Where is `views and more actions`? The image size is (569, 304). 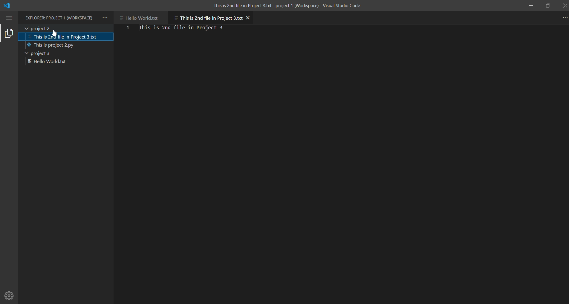 views and more actions is located at coordinates (105, 18).